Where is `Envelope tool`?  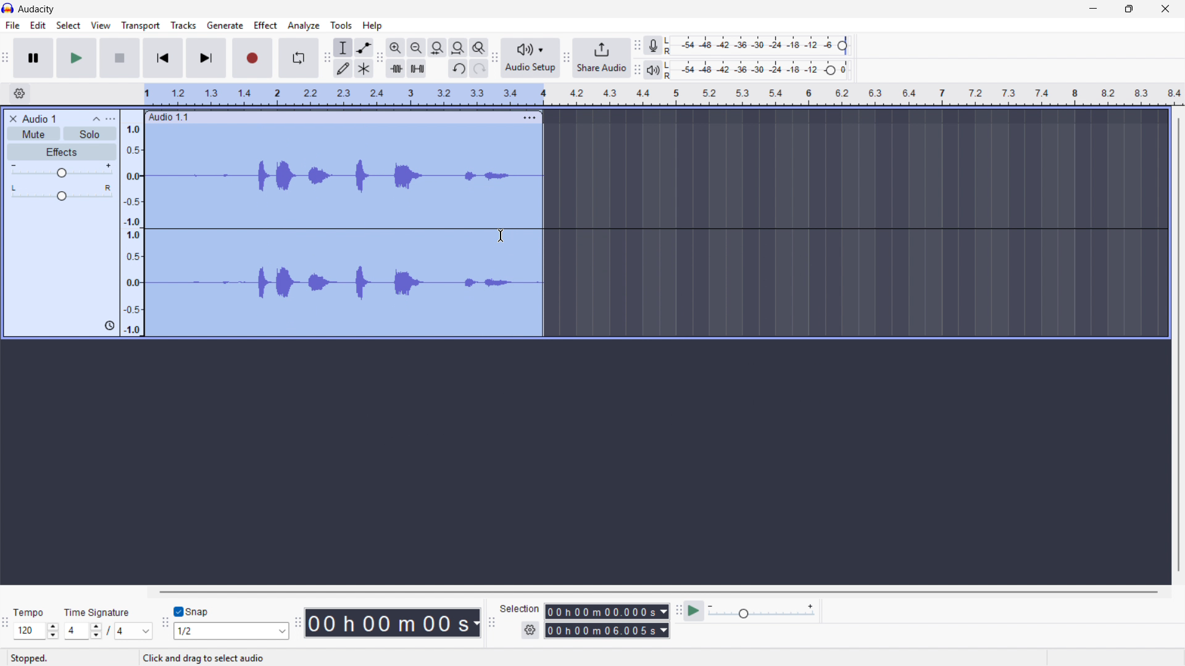 Envelope tool is located at coordinates (364, 47).